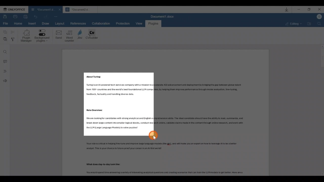 The width and height of the screenshot is (324, 182). What do you see at coordinates (5, 61) in the screenshot?
I see `Comment` at bounding box center [5, 61].